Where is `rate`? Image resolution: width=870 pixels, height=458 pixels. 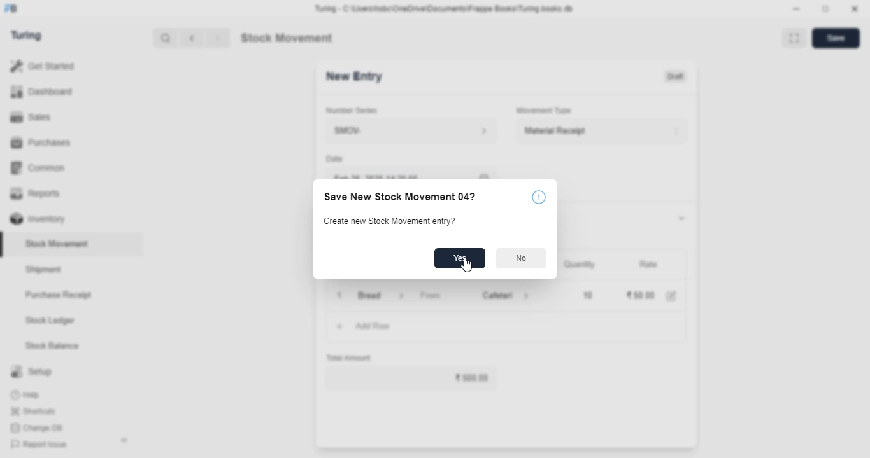 rate is located at coordinates (649, 265).